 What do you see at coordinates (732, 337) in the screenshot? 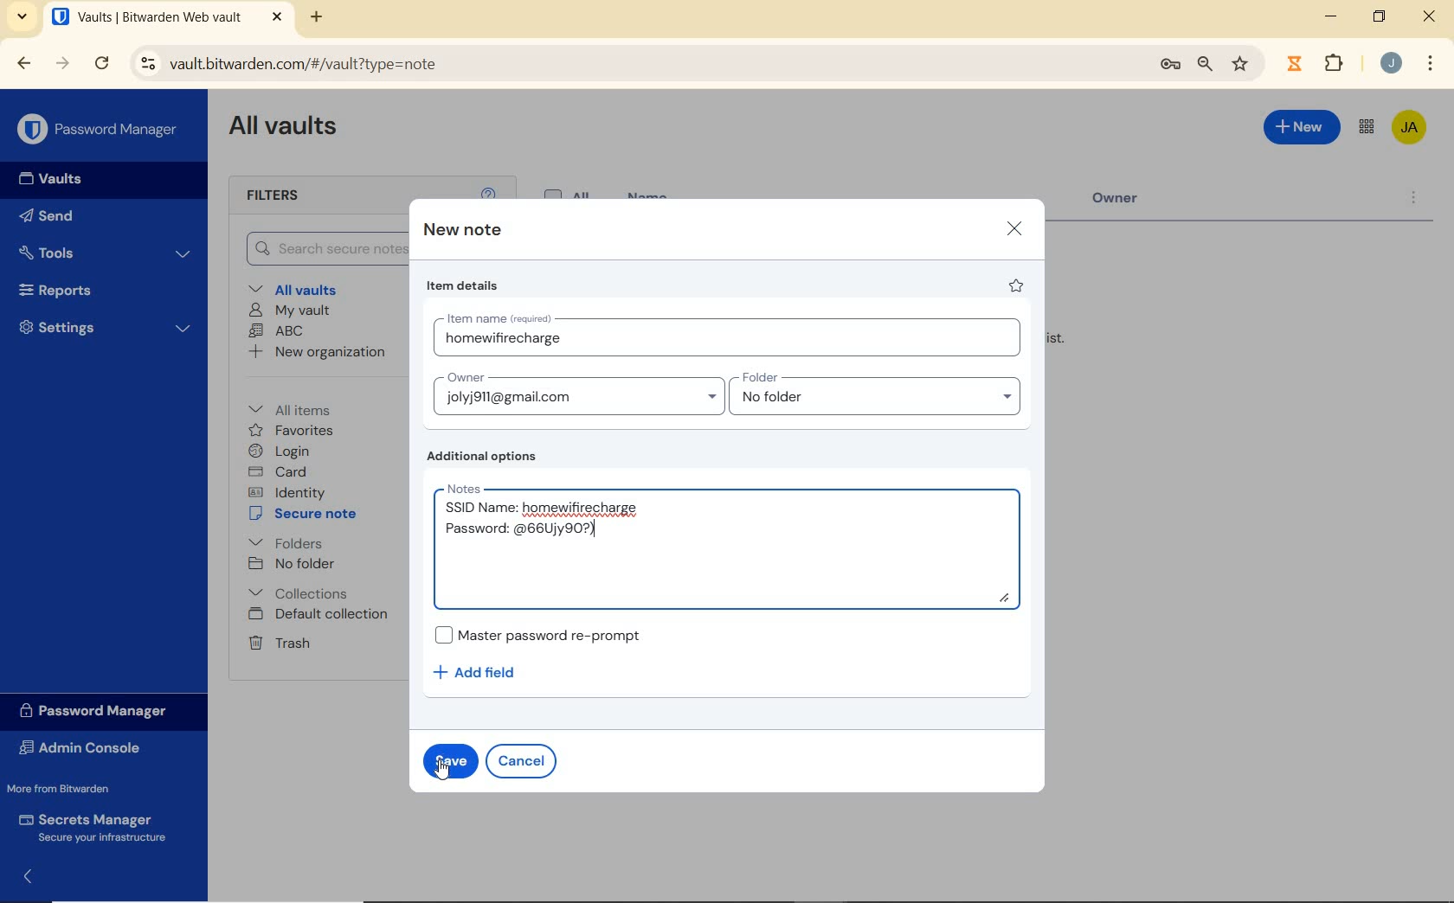
I see `item name` at bounding box center [732, 337].